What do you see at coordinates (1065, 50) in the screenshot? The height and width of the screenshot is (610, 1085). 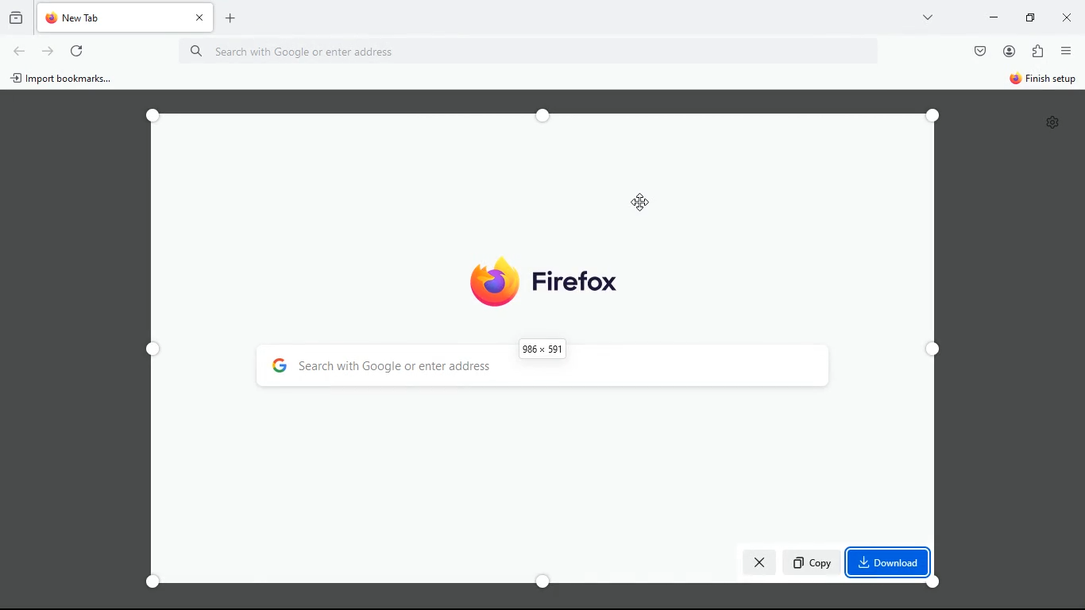 I see `menu` at bounding box center [1065, 50].